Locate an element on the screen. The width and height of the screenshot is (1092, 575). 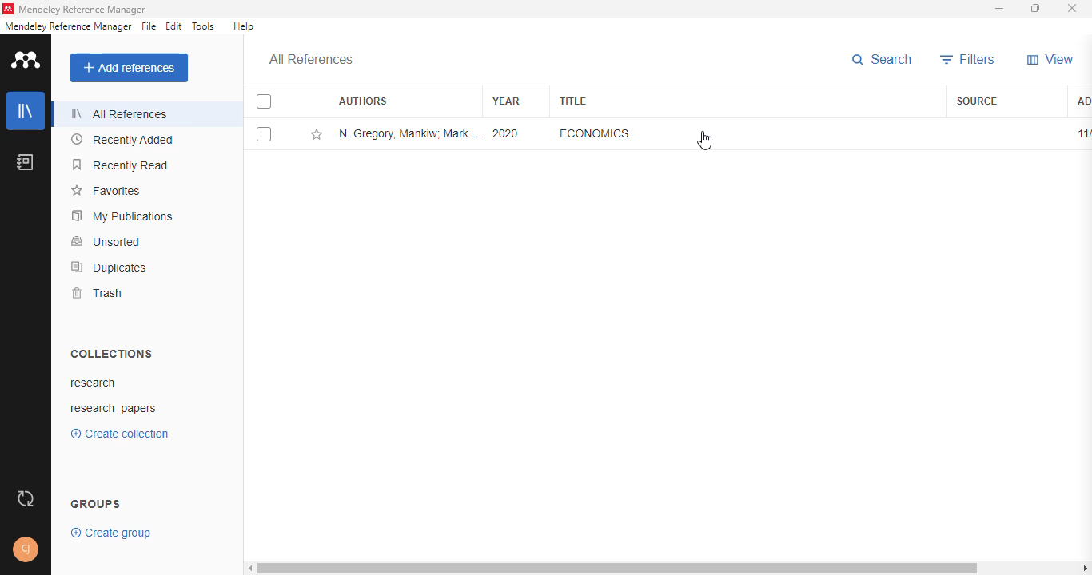
close is located at coordinates (1072, 8).